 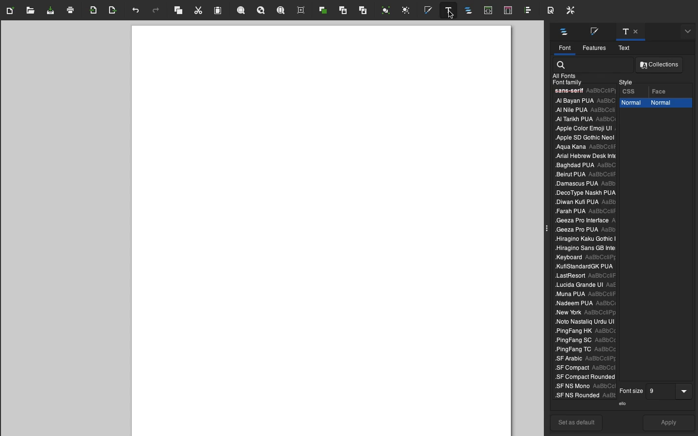 I want to click on Copy, so click(x=178, y=10).